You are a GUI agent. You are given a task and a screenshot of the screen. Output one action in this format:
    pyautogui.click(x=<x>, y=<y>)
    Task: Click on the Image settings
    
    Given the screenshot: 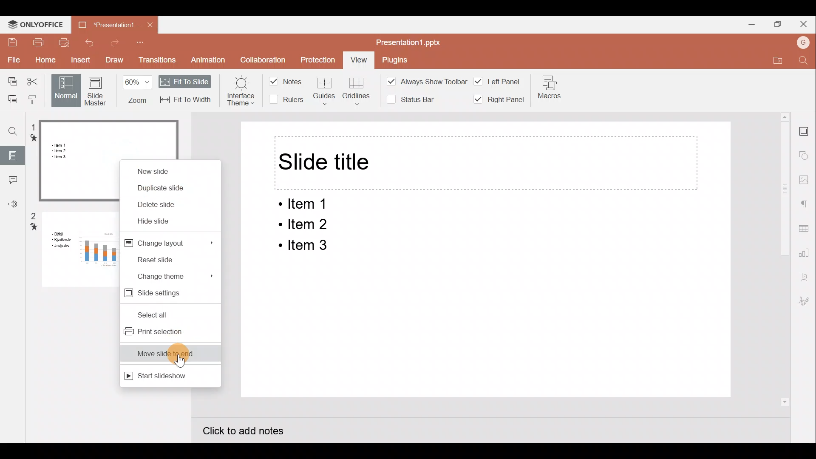 What is the action you would take?
    pyautogui.click(x=806, y=178)
    